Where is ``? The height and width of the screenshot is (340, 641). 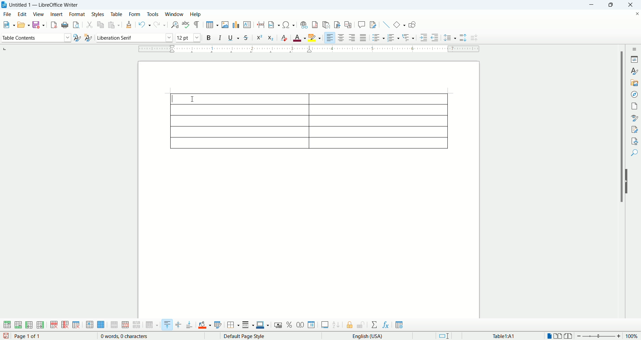  is located at coordinates (409, 37).